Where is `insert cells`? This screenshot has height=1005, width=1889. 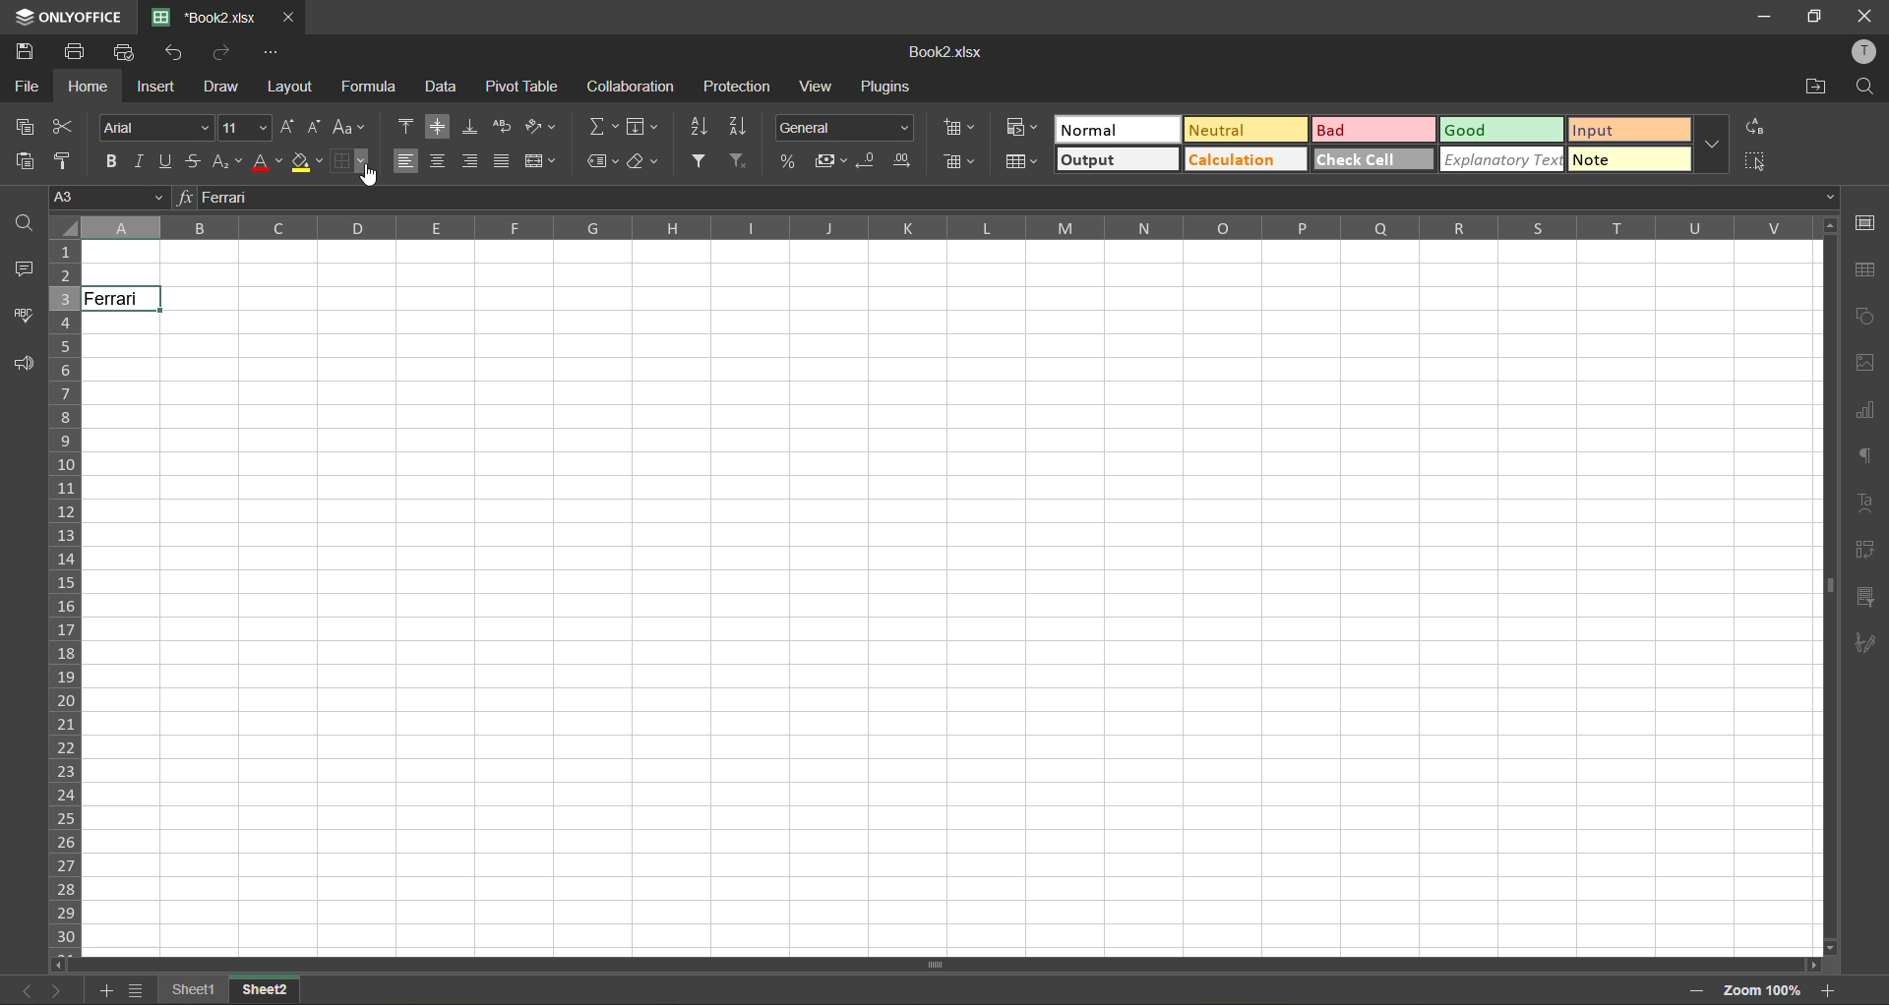
insert cells is located at coordinates (957, 131).